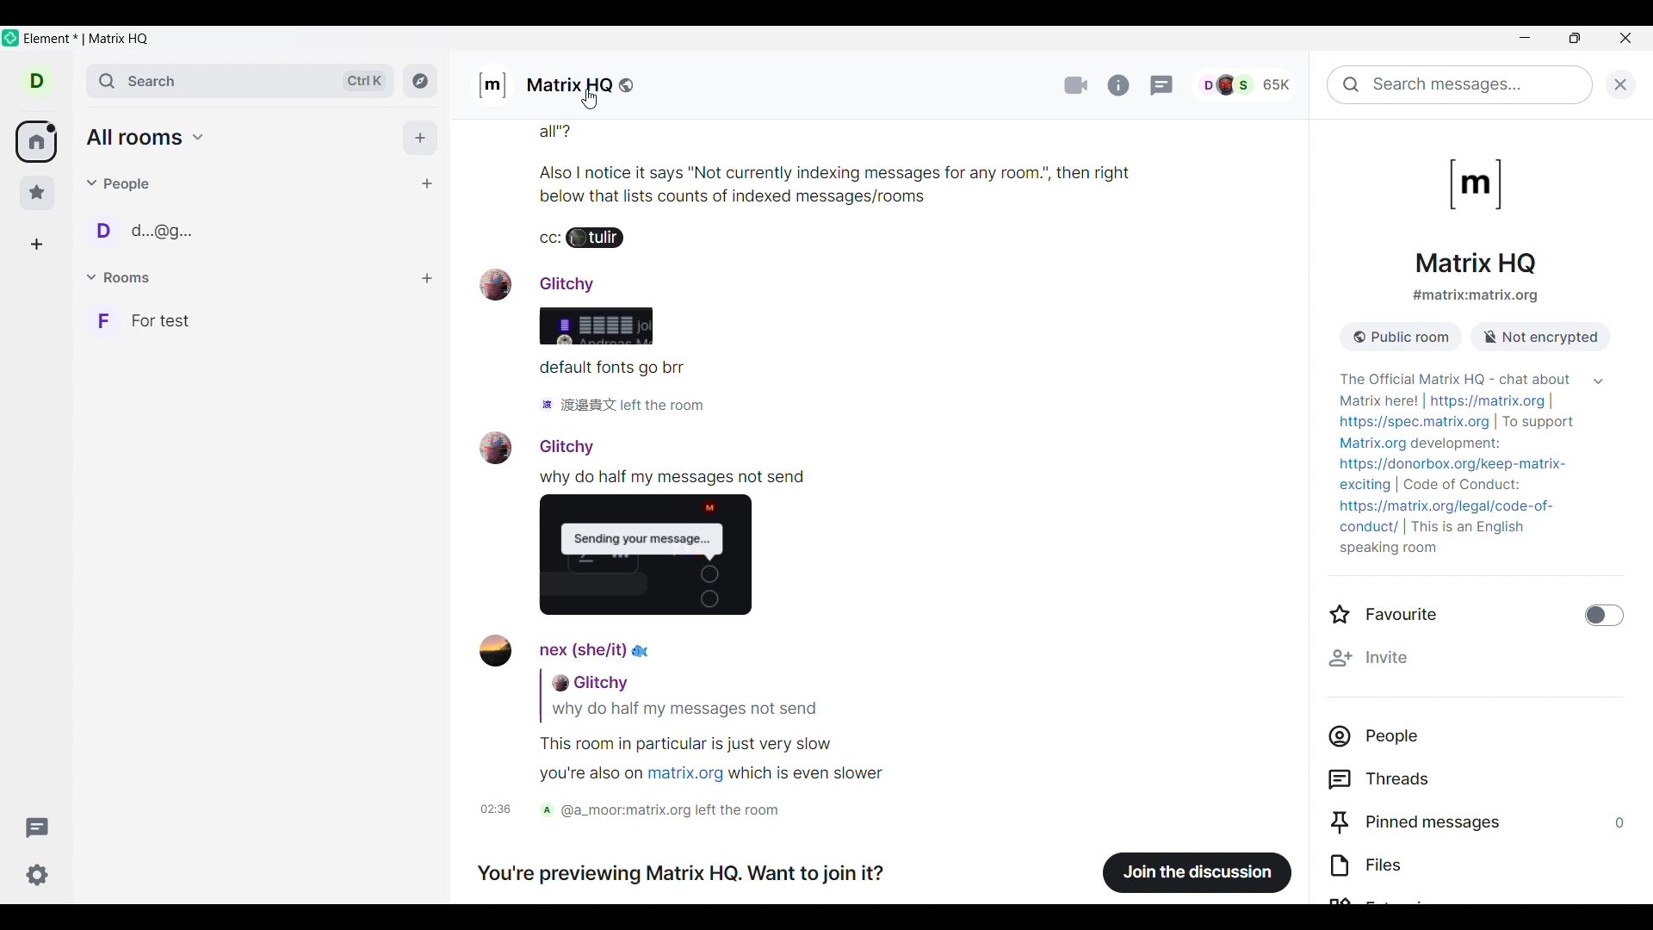  I want to click on Pinned messages, so click(1483, 822).